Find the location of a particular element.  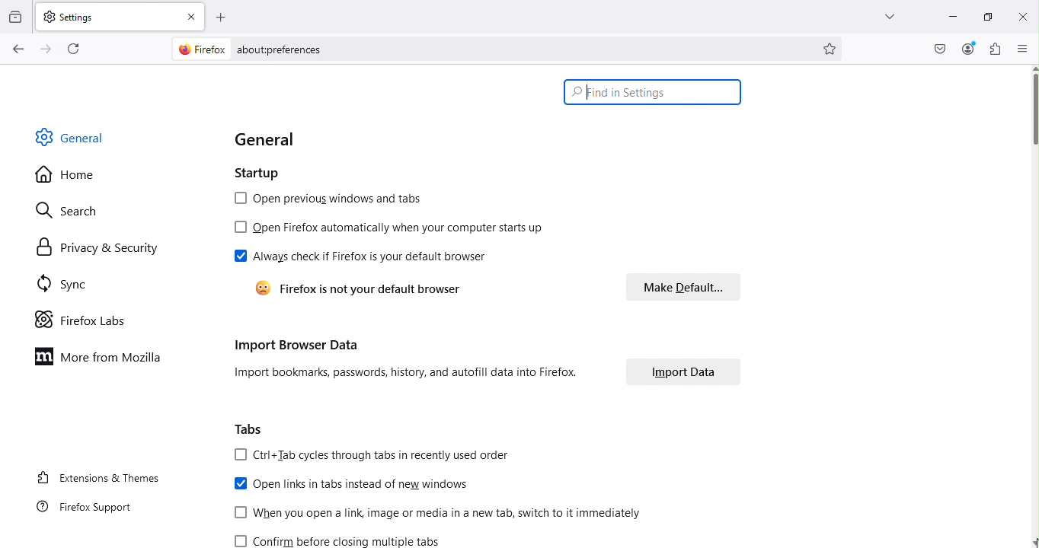

 Firefox is not your default browser is located at coordinates (372, 289).